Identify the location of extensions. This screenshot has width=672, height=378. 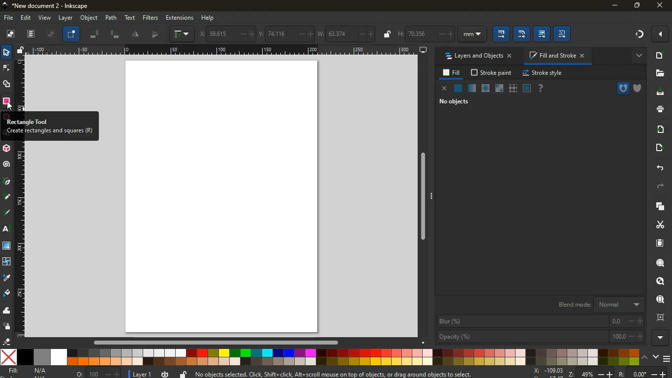
(180, 18).